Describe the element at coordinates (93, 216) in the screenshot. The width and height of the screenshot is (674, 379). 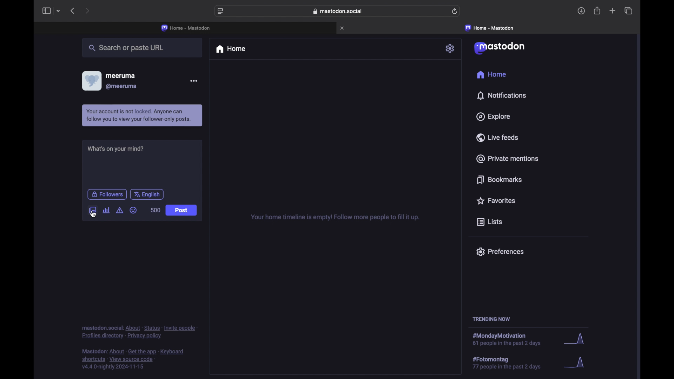
I see `cursor` at that location.